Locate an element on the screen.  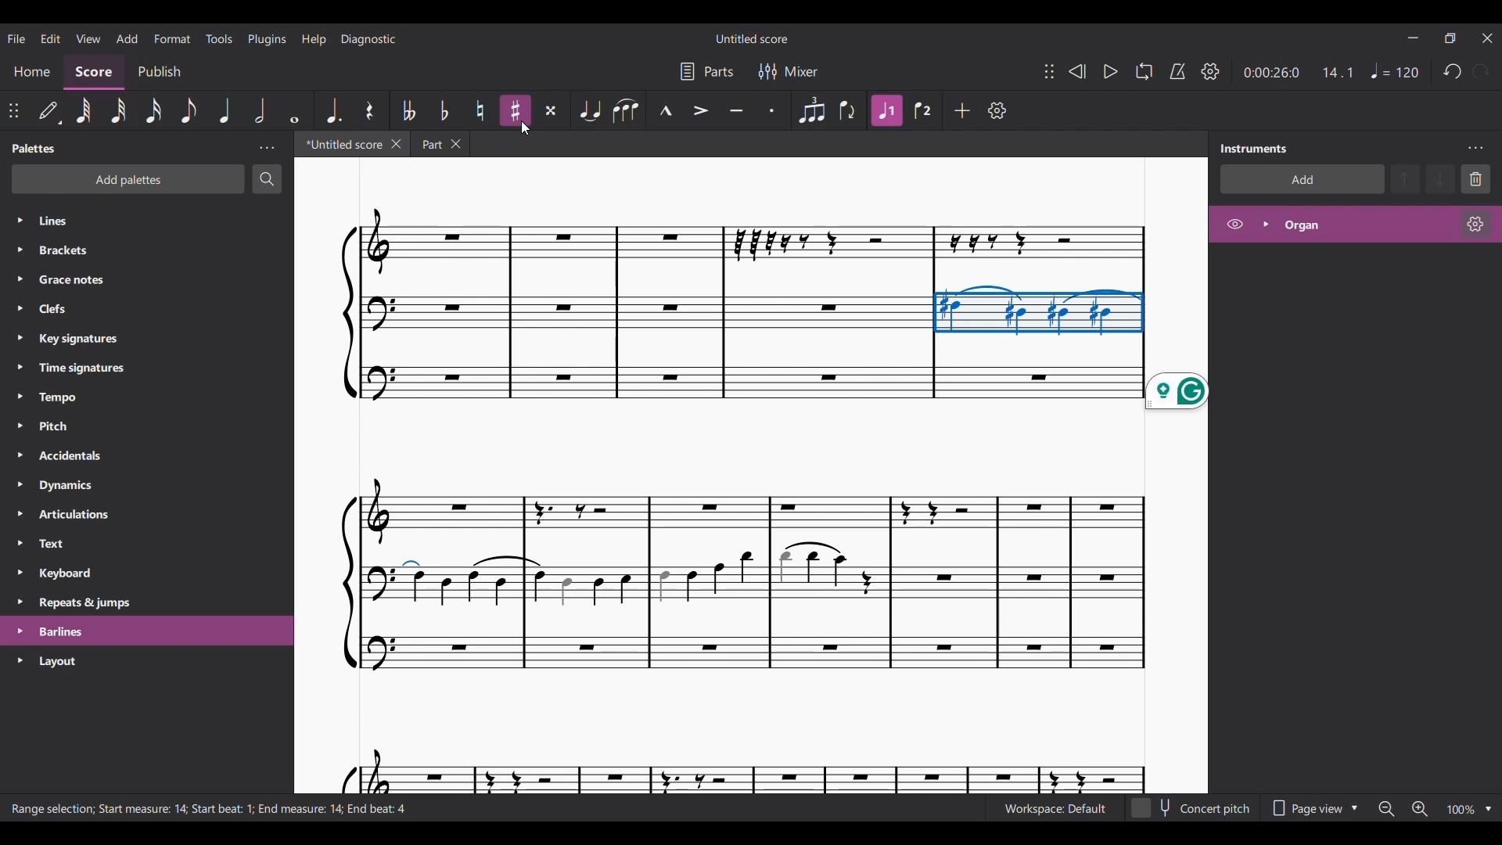
Help menu is located at coordinates (314, 39).